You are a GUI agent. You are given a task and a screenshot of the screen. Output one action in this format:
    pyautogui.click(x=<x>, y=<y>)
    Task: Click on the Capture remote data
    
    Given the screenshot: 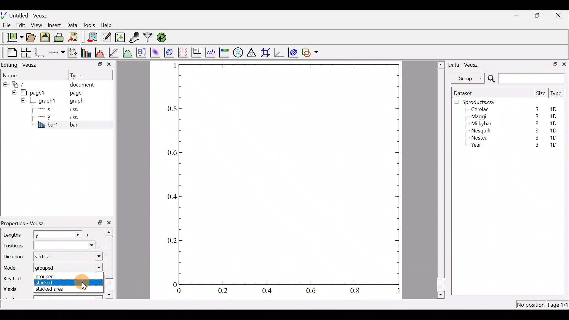 What is the action you would take?
    pyautogui.click(x=135, y=38)
    